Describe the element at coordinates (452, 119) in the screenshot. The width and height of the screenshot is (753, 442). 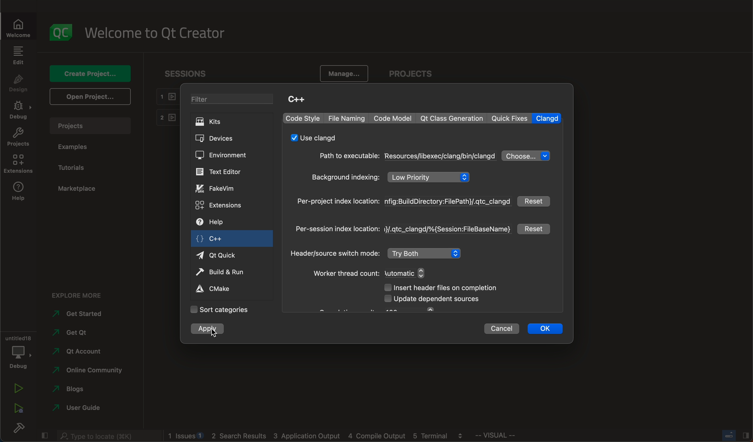
I see `qt` at that location.